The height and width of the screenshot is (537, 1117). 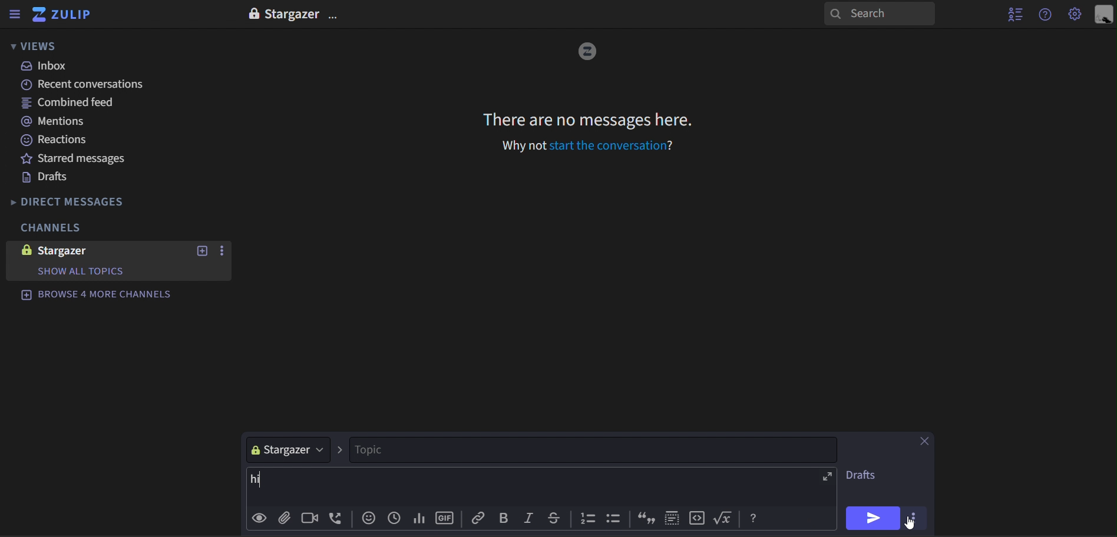 I want to click on hide user list, so click(x=1013, y=14).